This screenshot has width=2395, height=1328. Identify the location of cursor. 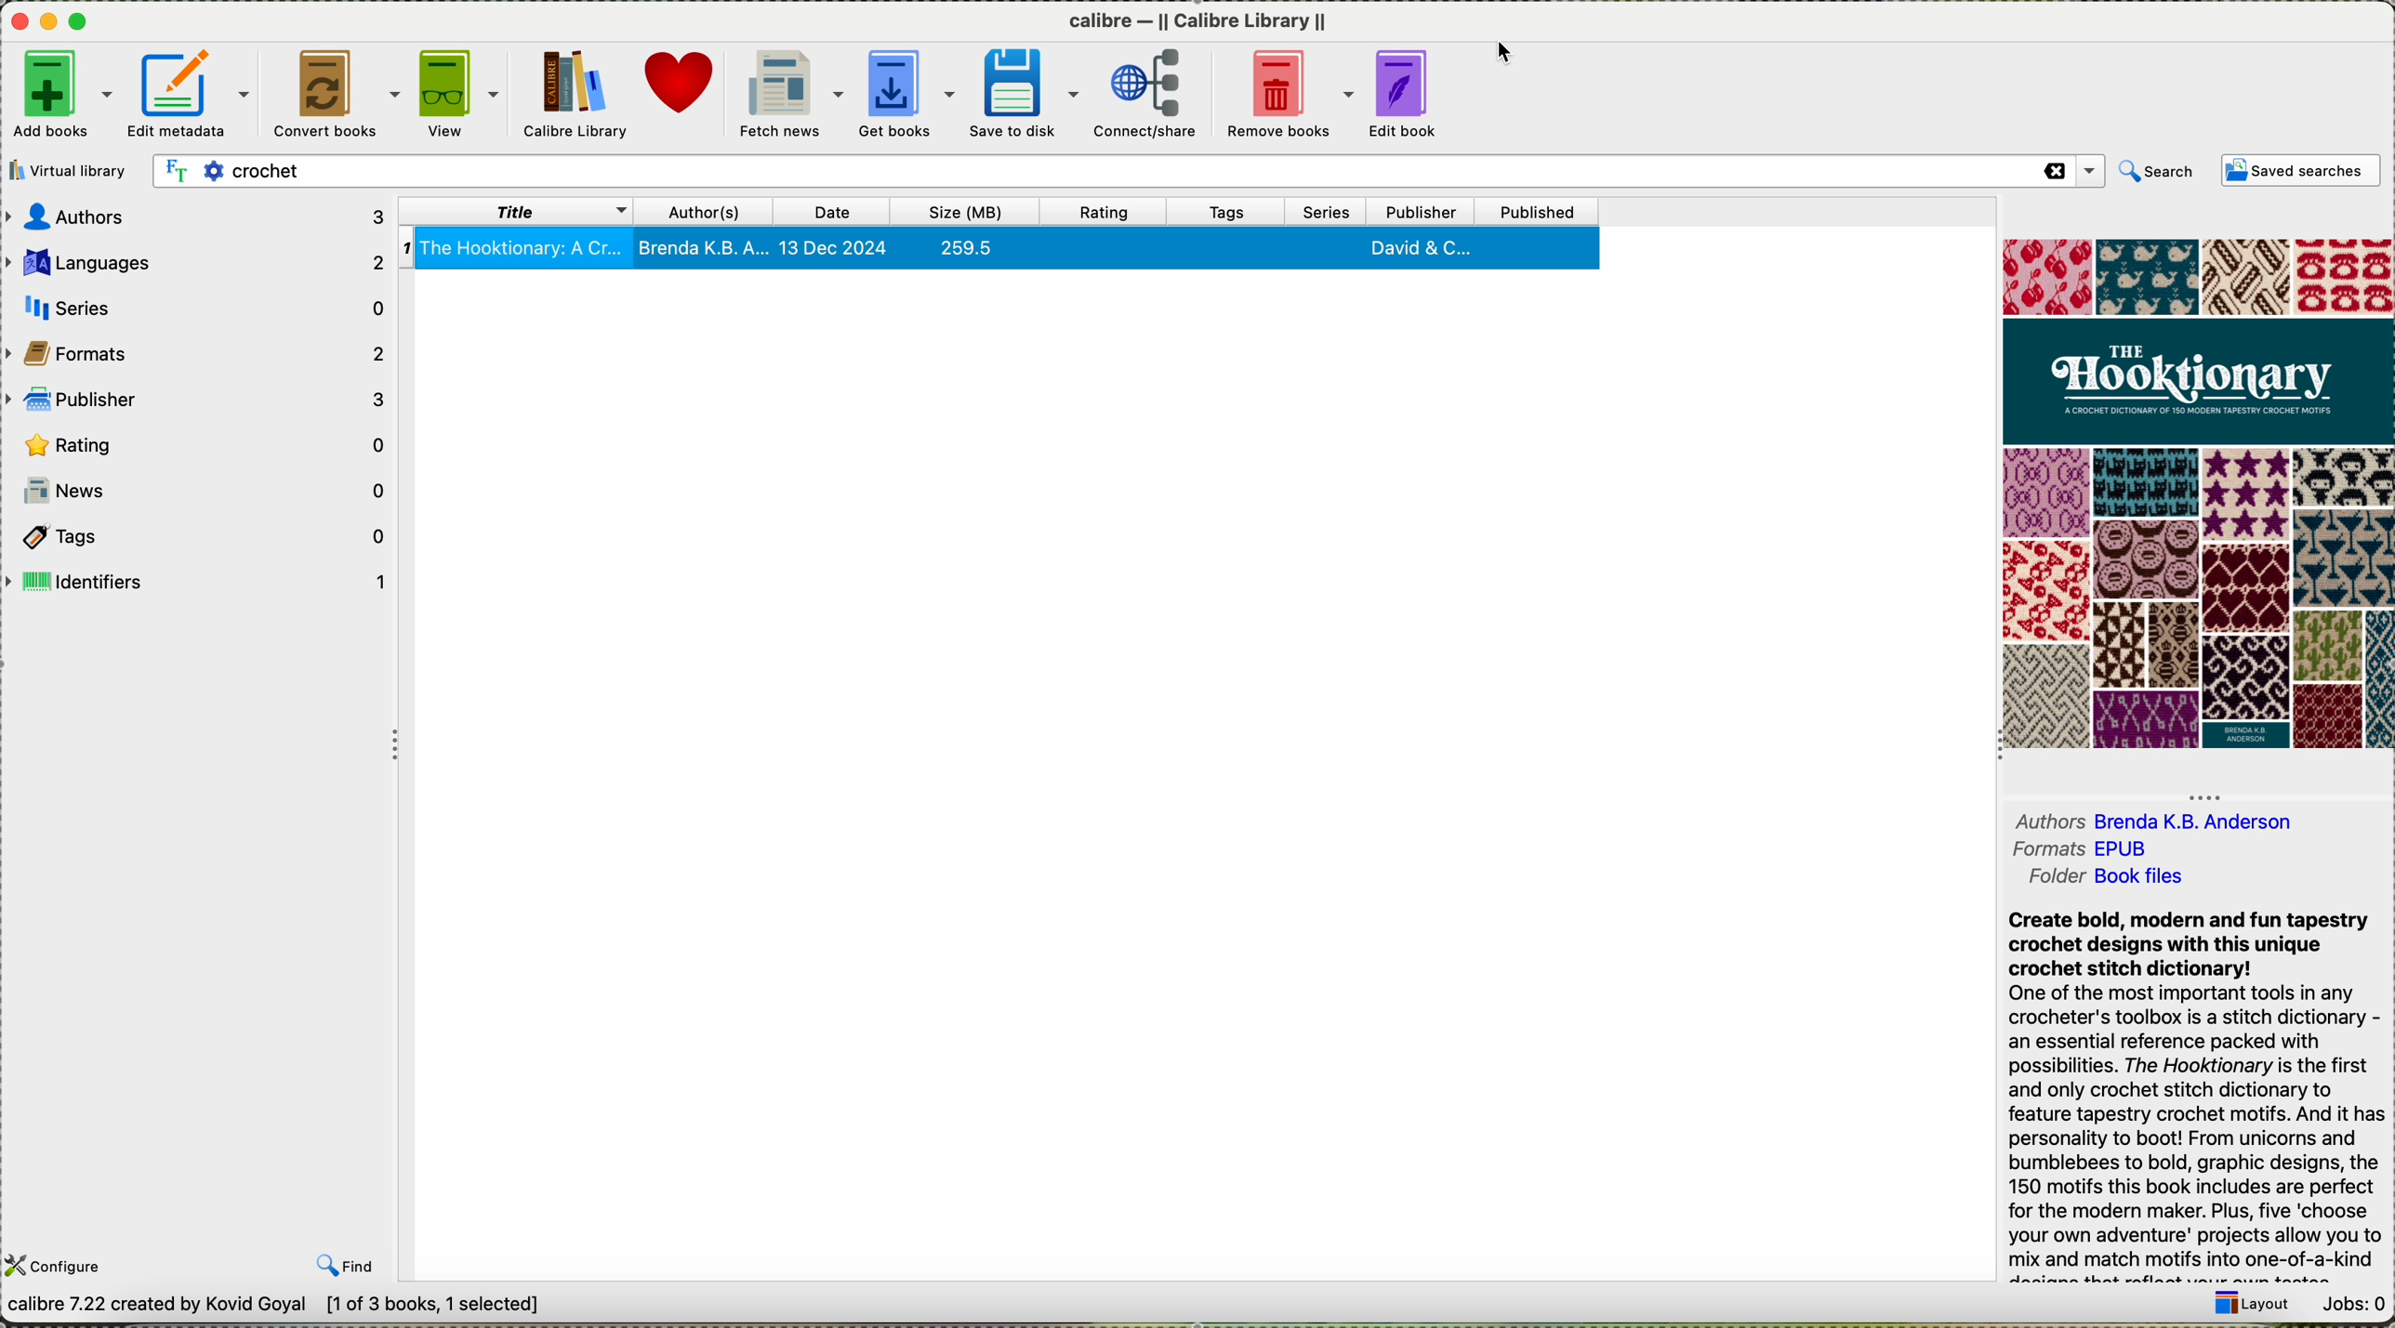
(1509, 56).